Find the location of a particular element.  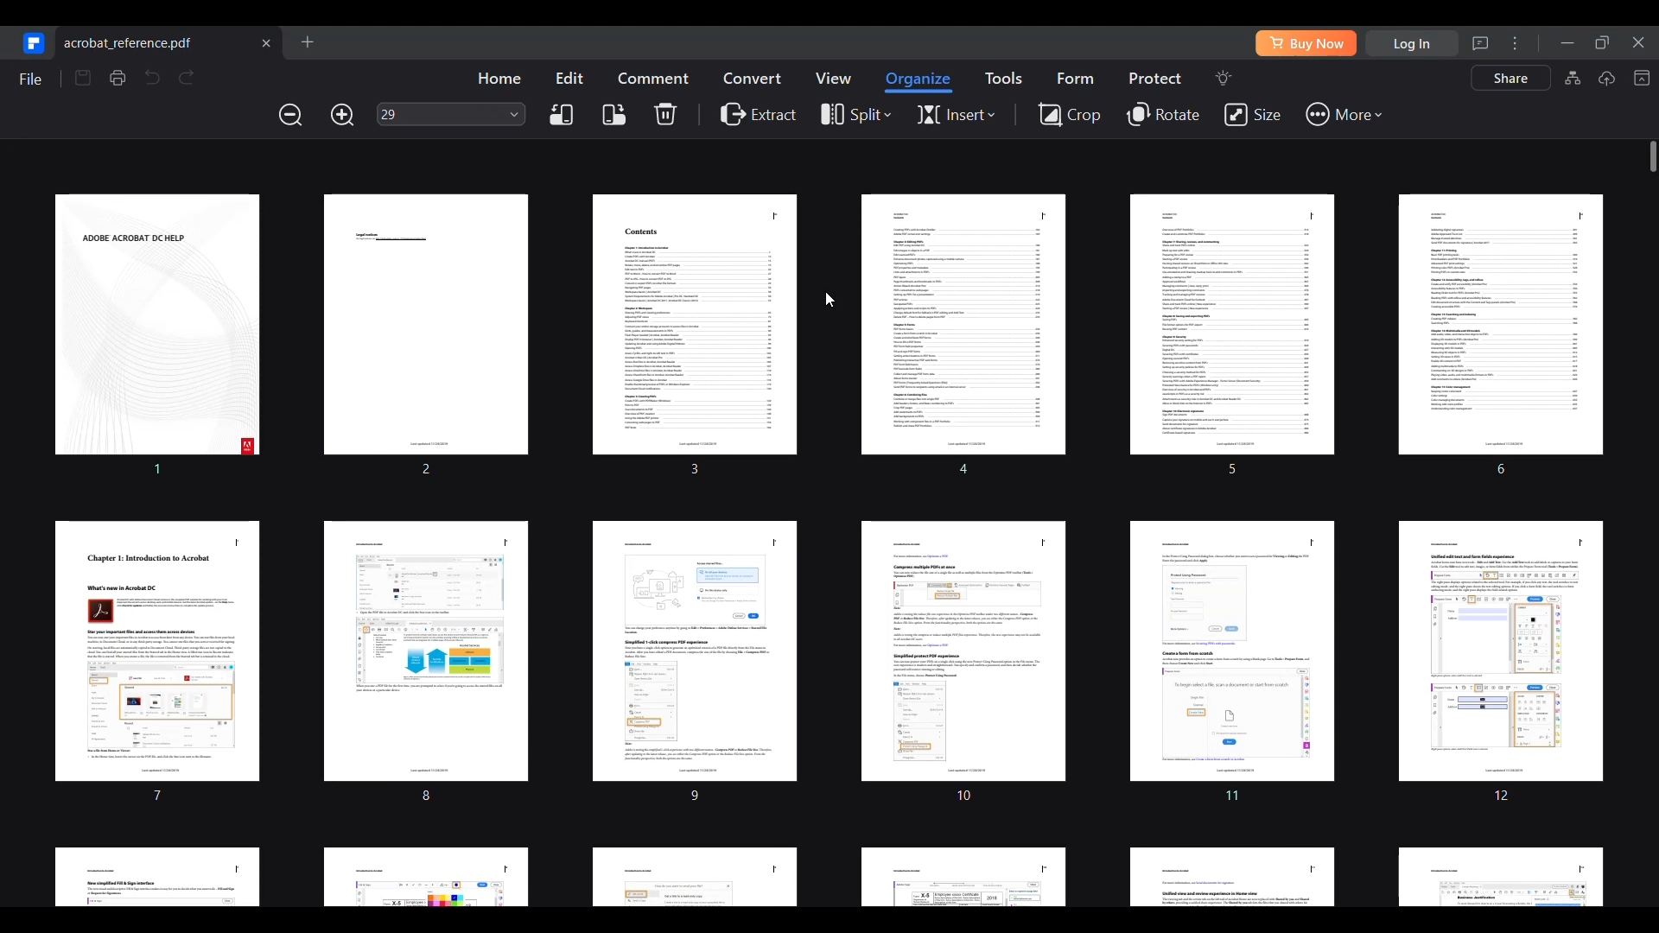

Show interface in a smaller tab is located at coordinates (1602, 42).